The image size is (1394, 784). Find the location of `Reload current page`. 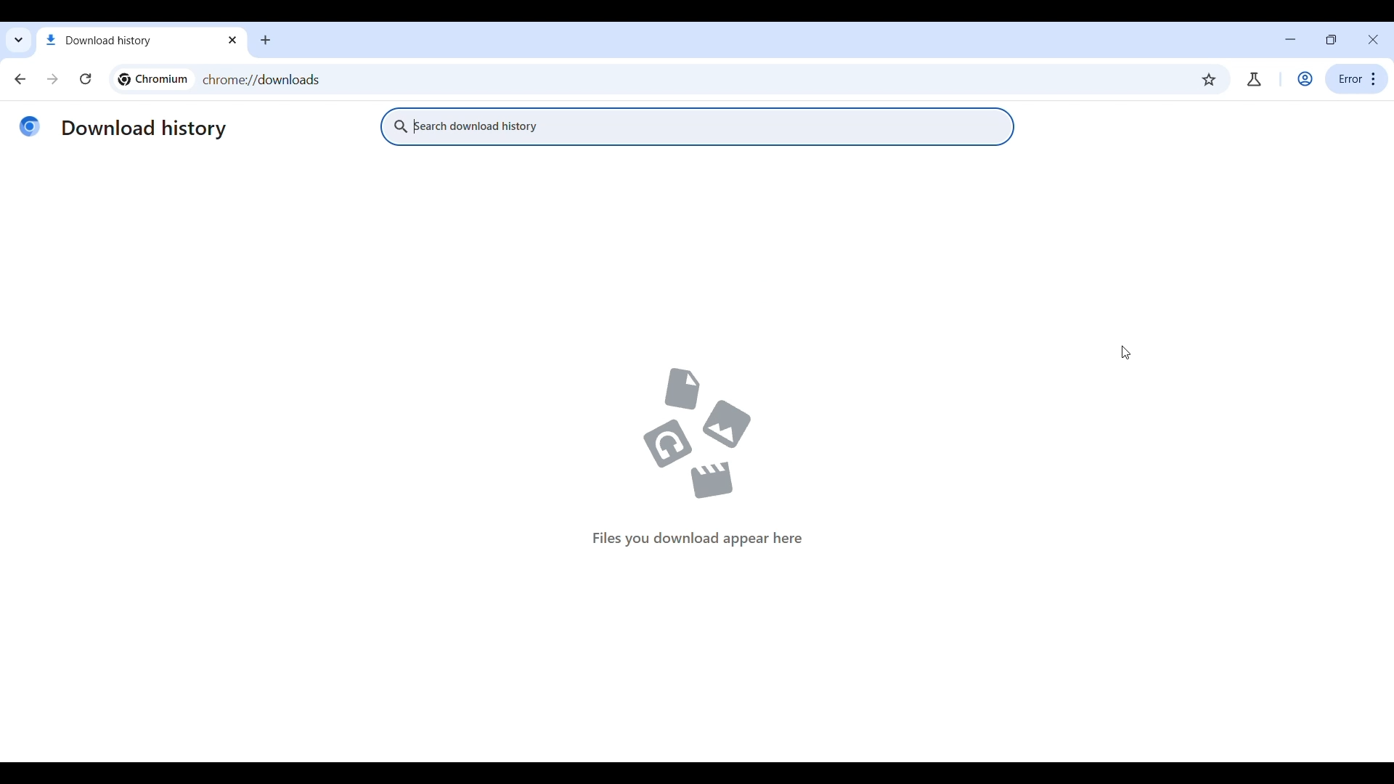

Reload current page is located at coordinates (85, 78).